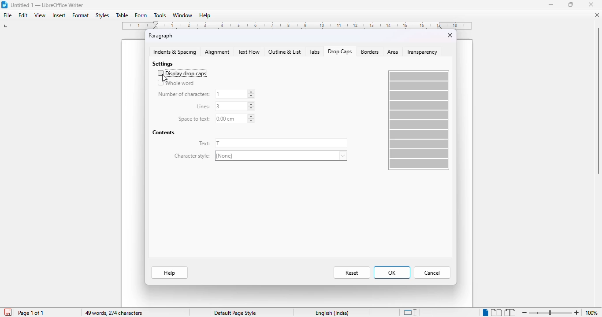 This screenshot has height=317, width=602. I want to click on zoom out, so click(523, 313).